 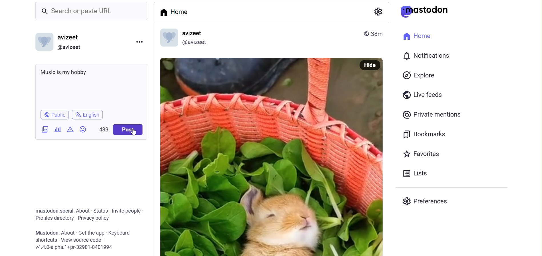 What do you see at coordinates (54, 219) in the screenshot?
I see `Profiles Directories` at bounding box center [54, 219].